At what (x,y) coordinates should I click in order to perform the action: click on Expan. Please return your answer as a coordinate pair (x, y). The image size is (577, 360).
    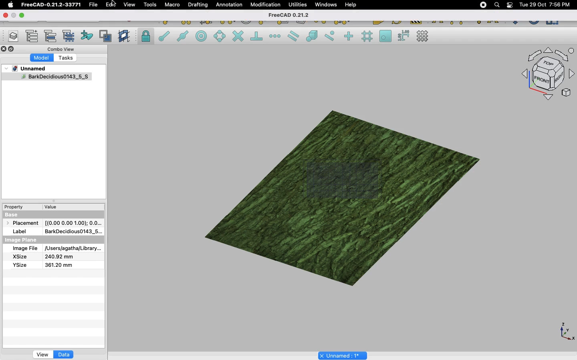
    Looking at the image, I should click on (54, 202).